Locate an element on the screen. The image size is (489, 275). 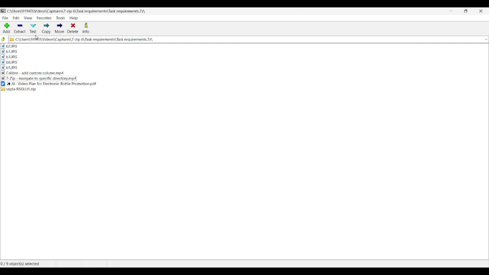
Close interface is located at coordinates (481, 11).